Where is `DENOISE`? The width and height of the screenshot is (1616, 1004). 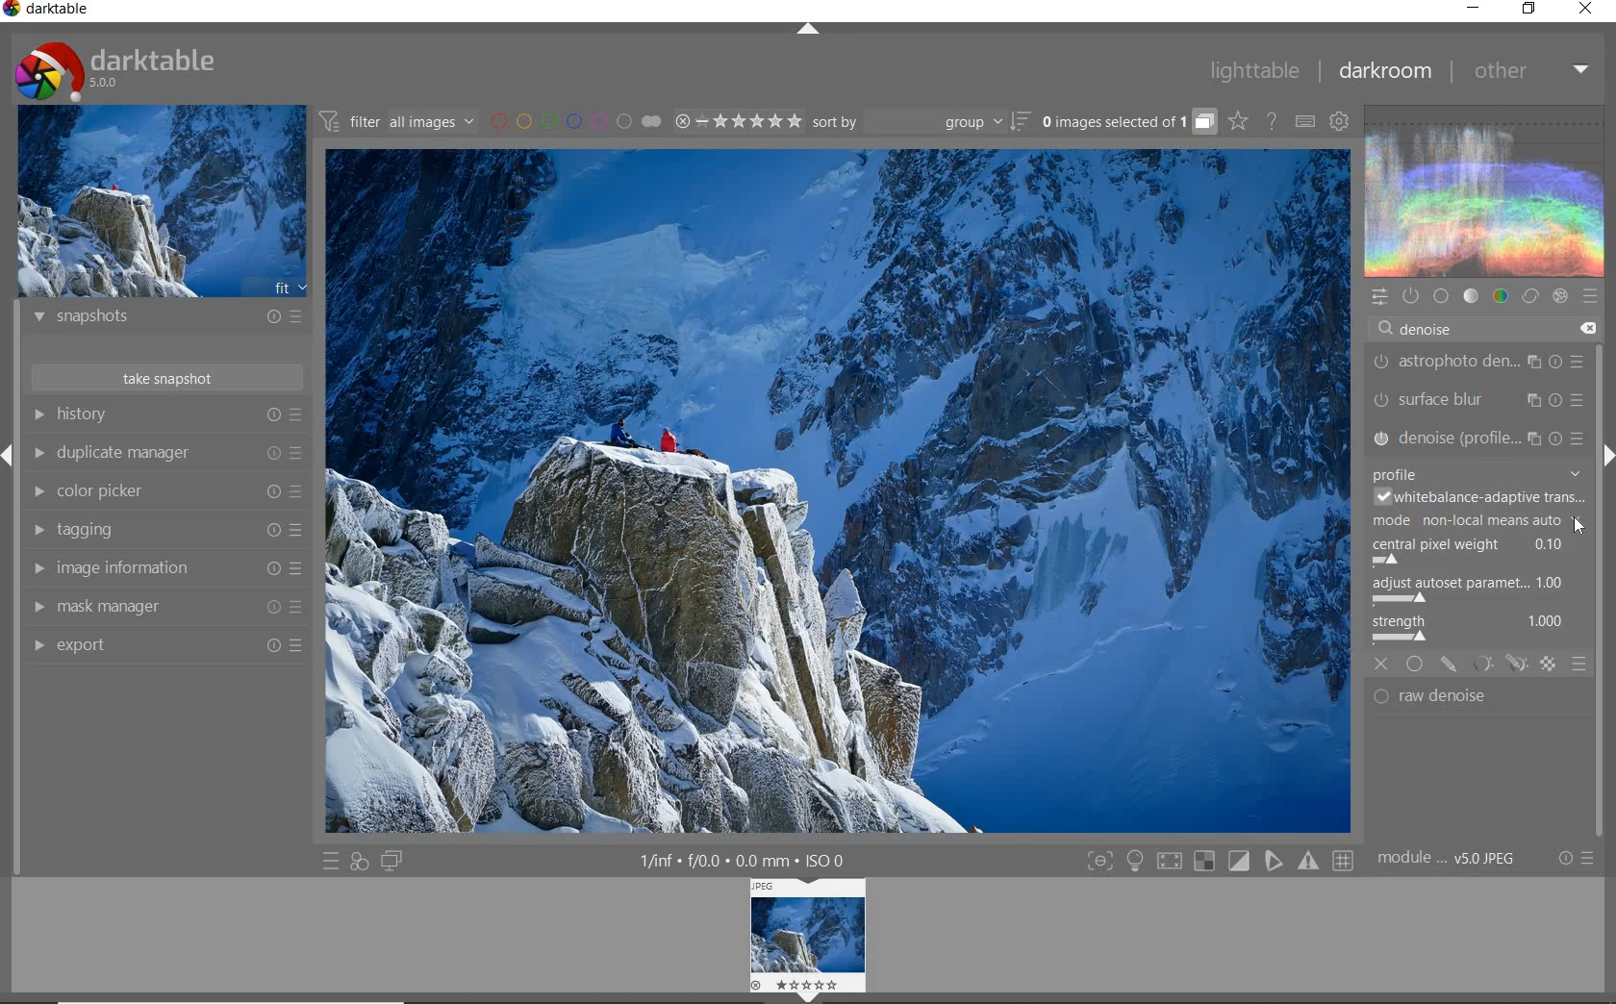 DENOISE is located at coordinates (1422, 330).